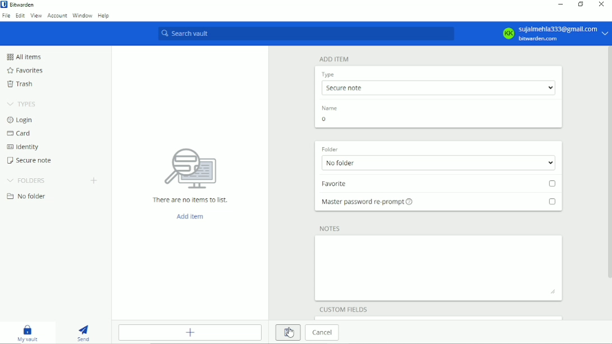 This screenshot has height=344, width=612. I want to click on Secure note, so click(30, 160).